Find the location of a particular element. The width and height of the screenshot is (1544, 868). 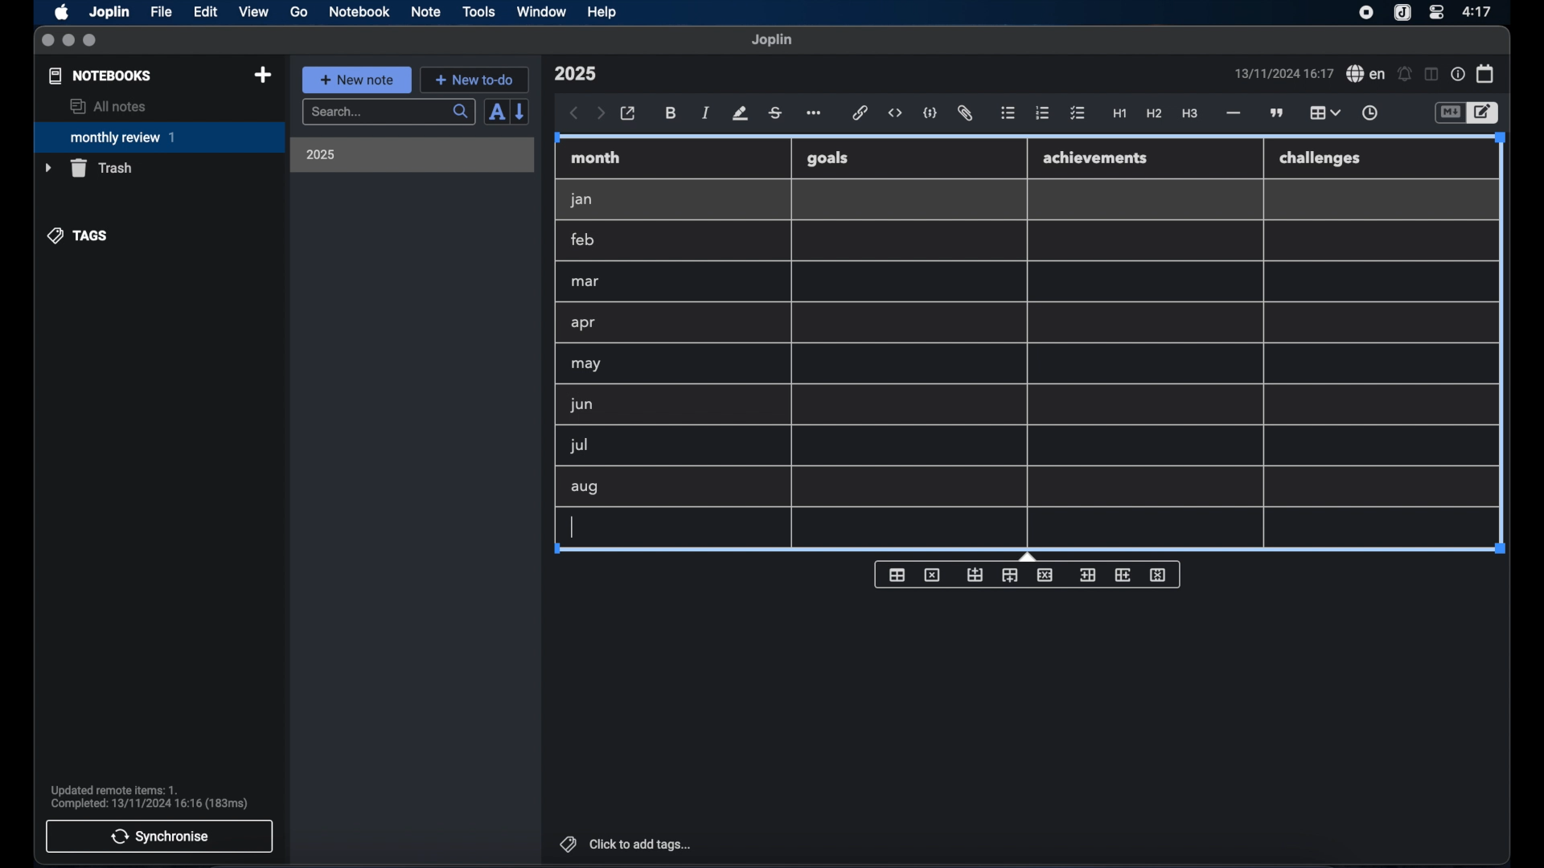

achievements is located at coordinates (1096, 158).